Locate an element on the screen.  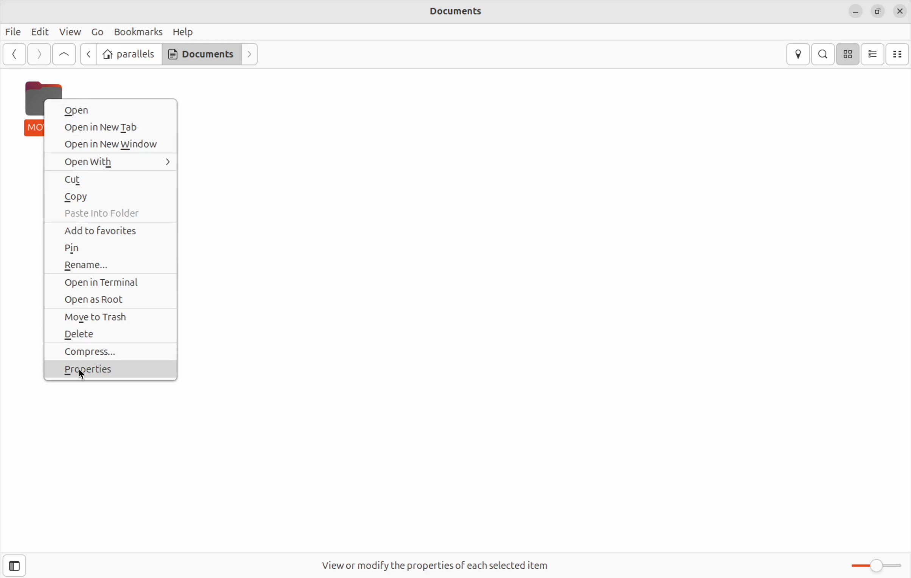
resize is located at coordinates (877, 10).